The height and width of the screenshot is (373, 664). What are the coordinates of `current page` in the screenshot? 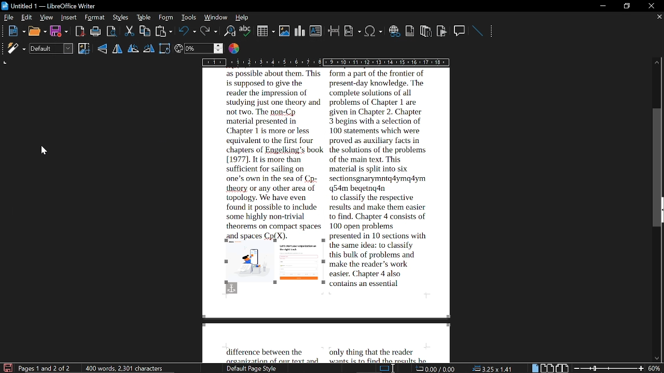 It's located at (46, 367).